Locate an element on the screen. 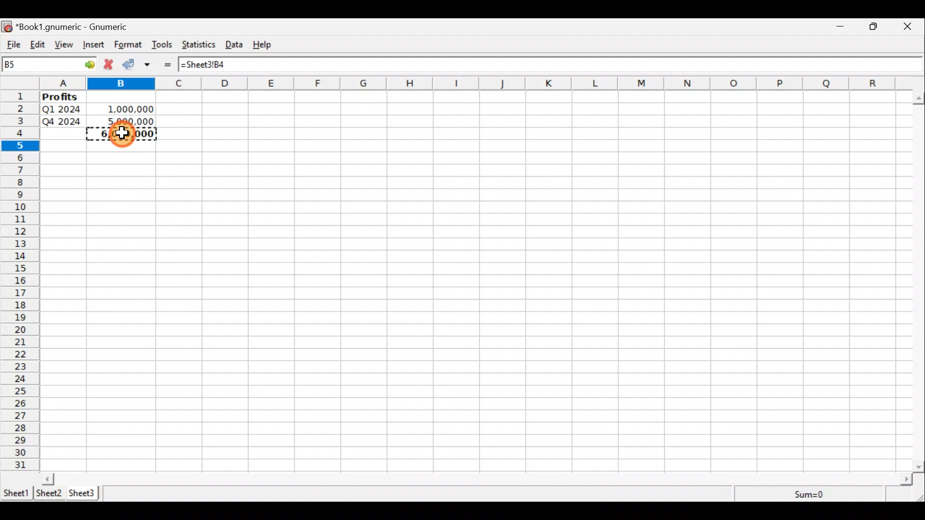 The height and width of the screenshot is (520, 925). Cells is located at coordinates (562, 279).